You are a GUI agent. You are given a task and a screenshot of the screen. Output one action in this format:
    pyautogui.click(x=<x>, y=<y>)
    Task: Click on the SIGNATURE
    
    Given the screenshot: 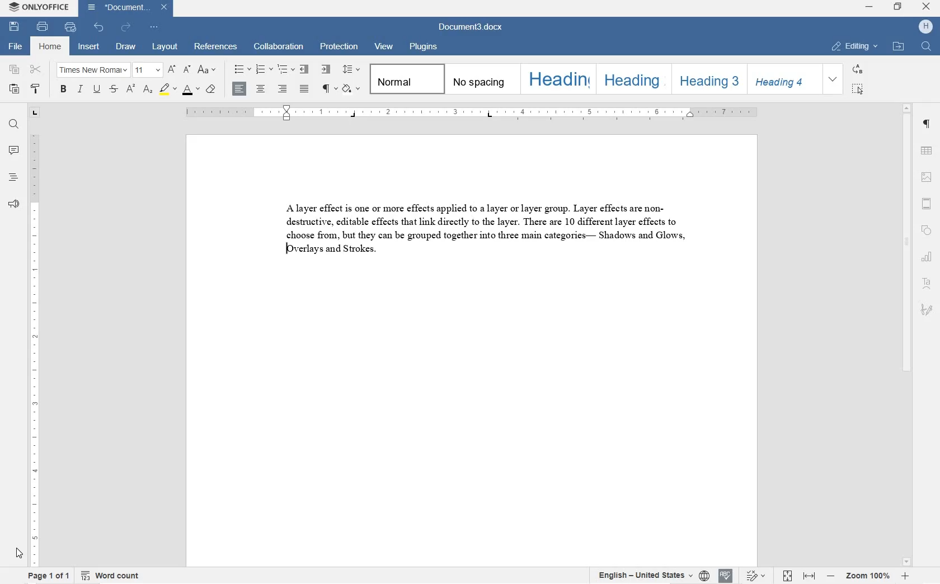 What is the action you would take?
    pyautogui.click(x=927, y=312)
    